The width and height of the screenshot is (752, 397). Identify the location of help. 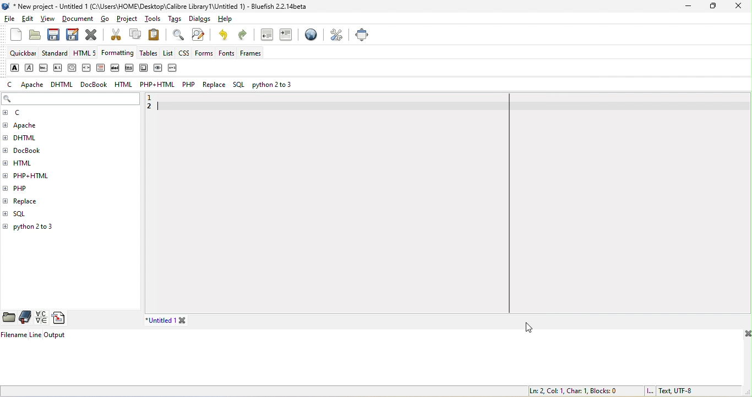
(223, 20).